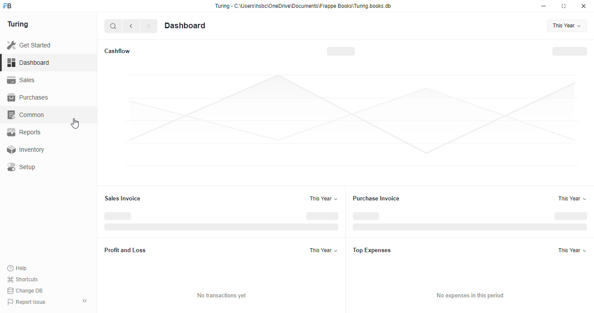  Describe the element at coordinates (324, 250) in the screenshot. I see `this year` at that location.